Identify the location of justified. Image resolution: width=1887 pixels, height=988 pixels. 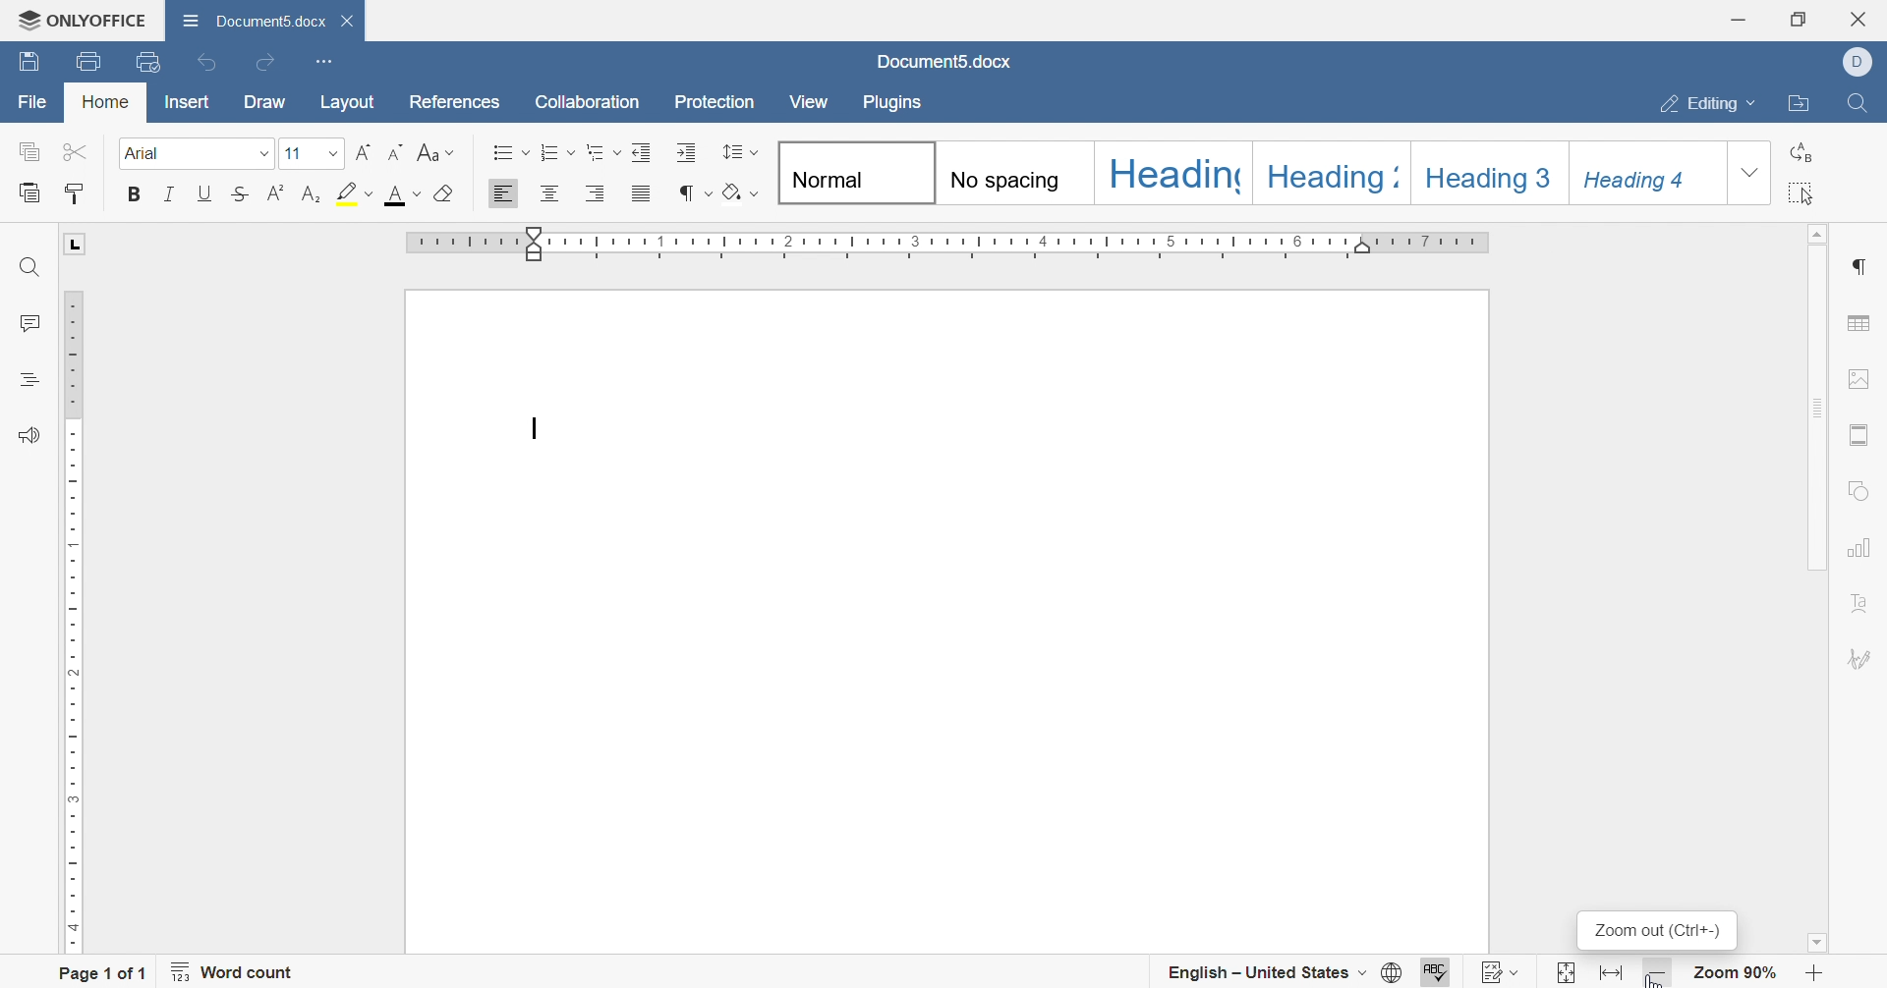
(641, 193).